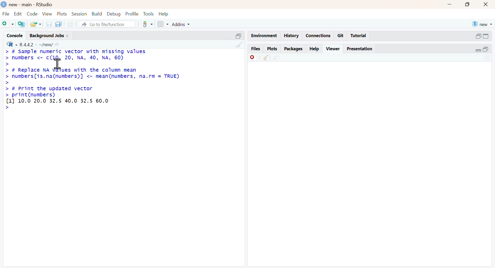  What do you see at coordinates (71, 24) in the screenshot?
I see `print` at bounding box center [71, 24].